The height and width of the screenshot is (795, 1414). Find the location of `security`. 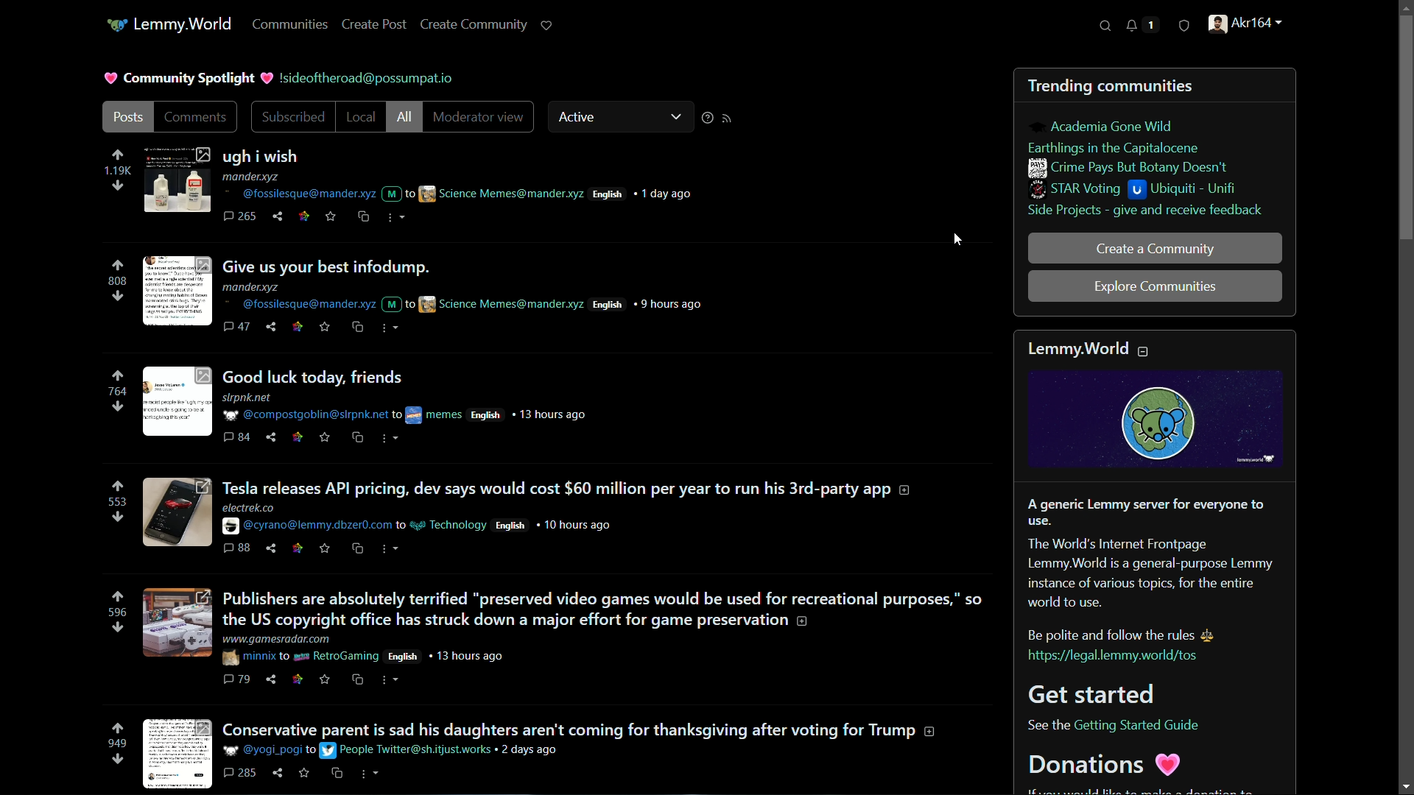

security is located at coordinates (1183, 29).